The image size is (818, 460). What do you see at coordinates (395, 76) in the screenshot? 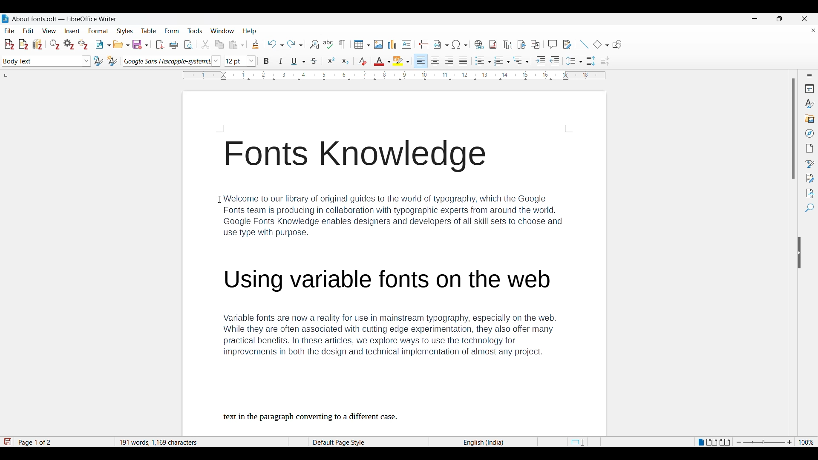
I see `Horizontal scale` at bounding box center [395, 76].